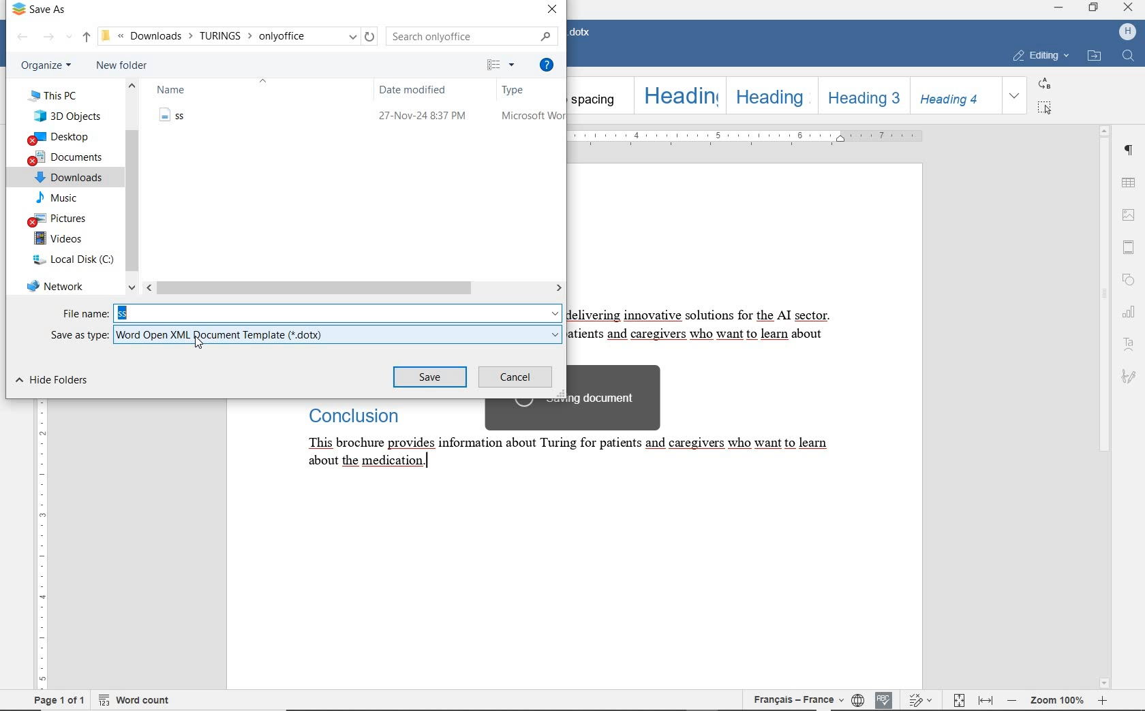 This screenshot has width=1145, height=711. Describe the element at coordinates (1128, 57) in the screenshot. I see `FIND` at that location.